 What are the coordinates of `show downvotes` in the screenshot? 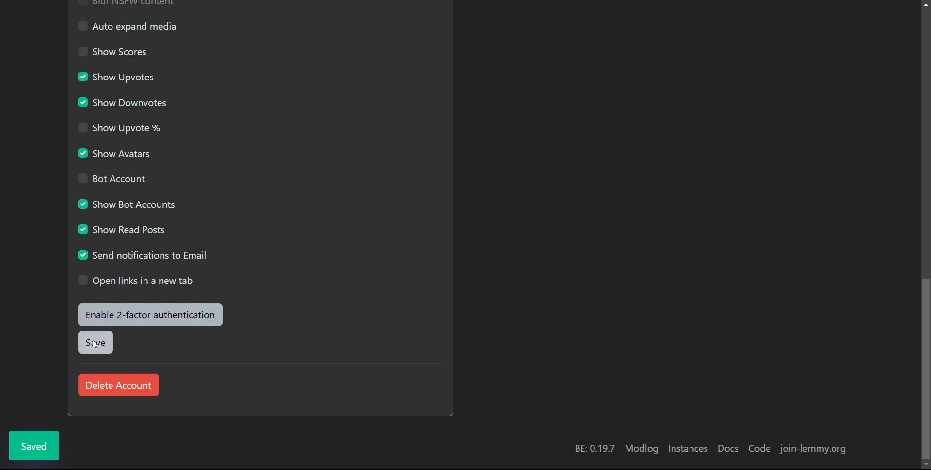 It's located at (122, 102).